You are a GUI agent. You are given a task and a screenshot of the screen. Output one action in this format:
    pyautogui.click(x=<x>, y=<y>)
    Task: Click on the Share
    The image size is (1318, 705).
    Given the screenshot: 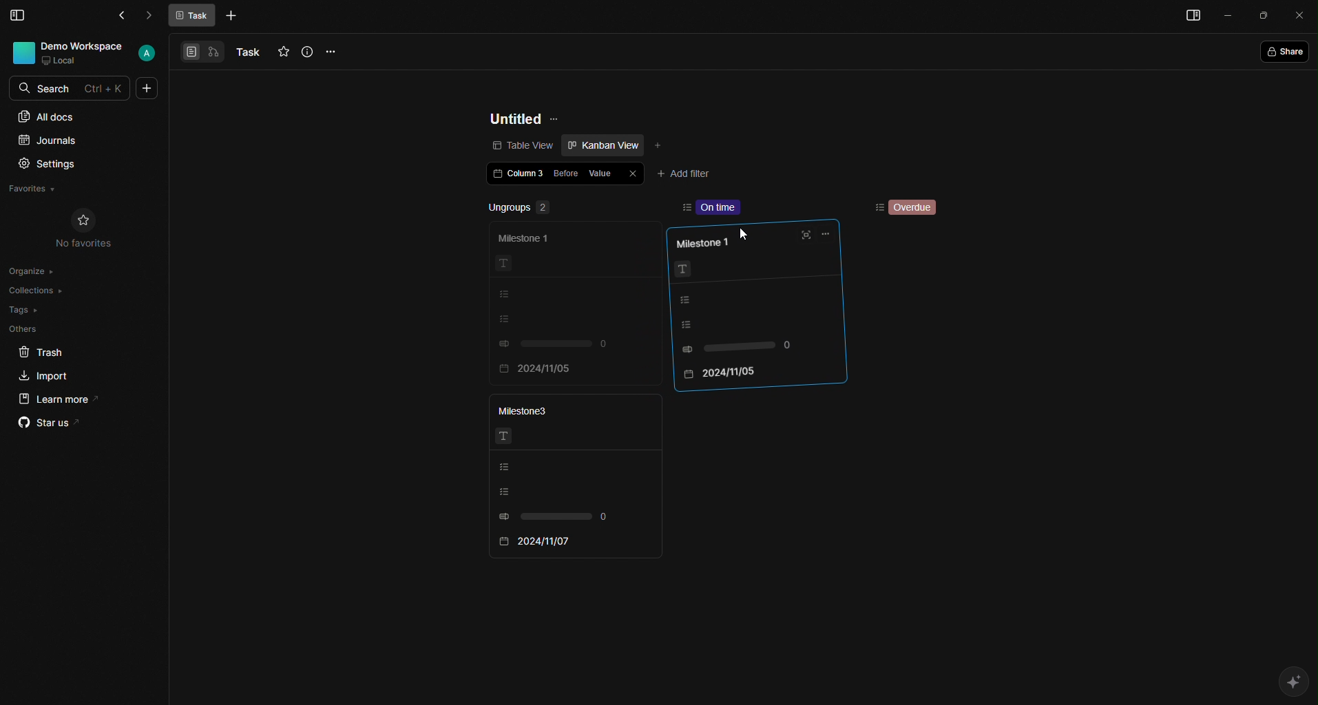 What is the action you would take?
    pyautogui.click(x=1286, y=52)
    